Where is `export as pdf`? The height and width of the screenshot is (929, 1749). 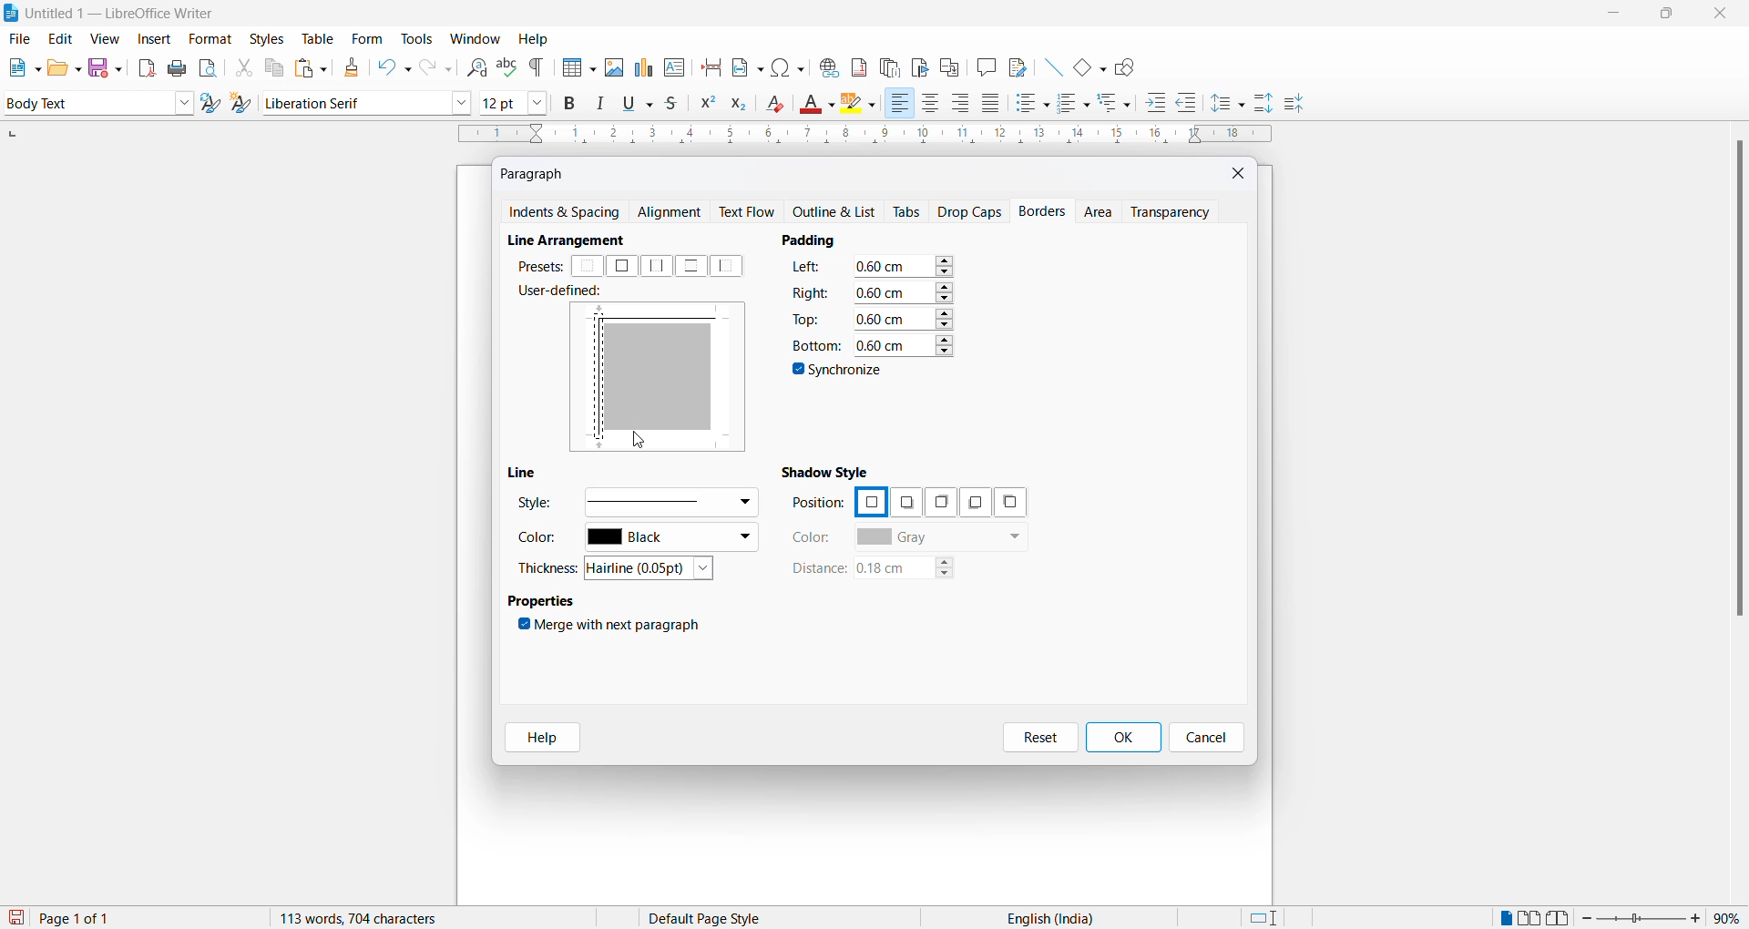
export as pdf is located at coordinates (148, 66).